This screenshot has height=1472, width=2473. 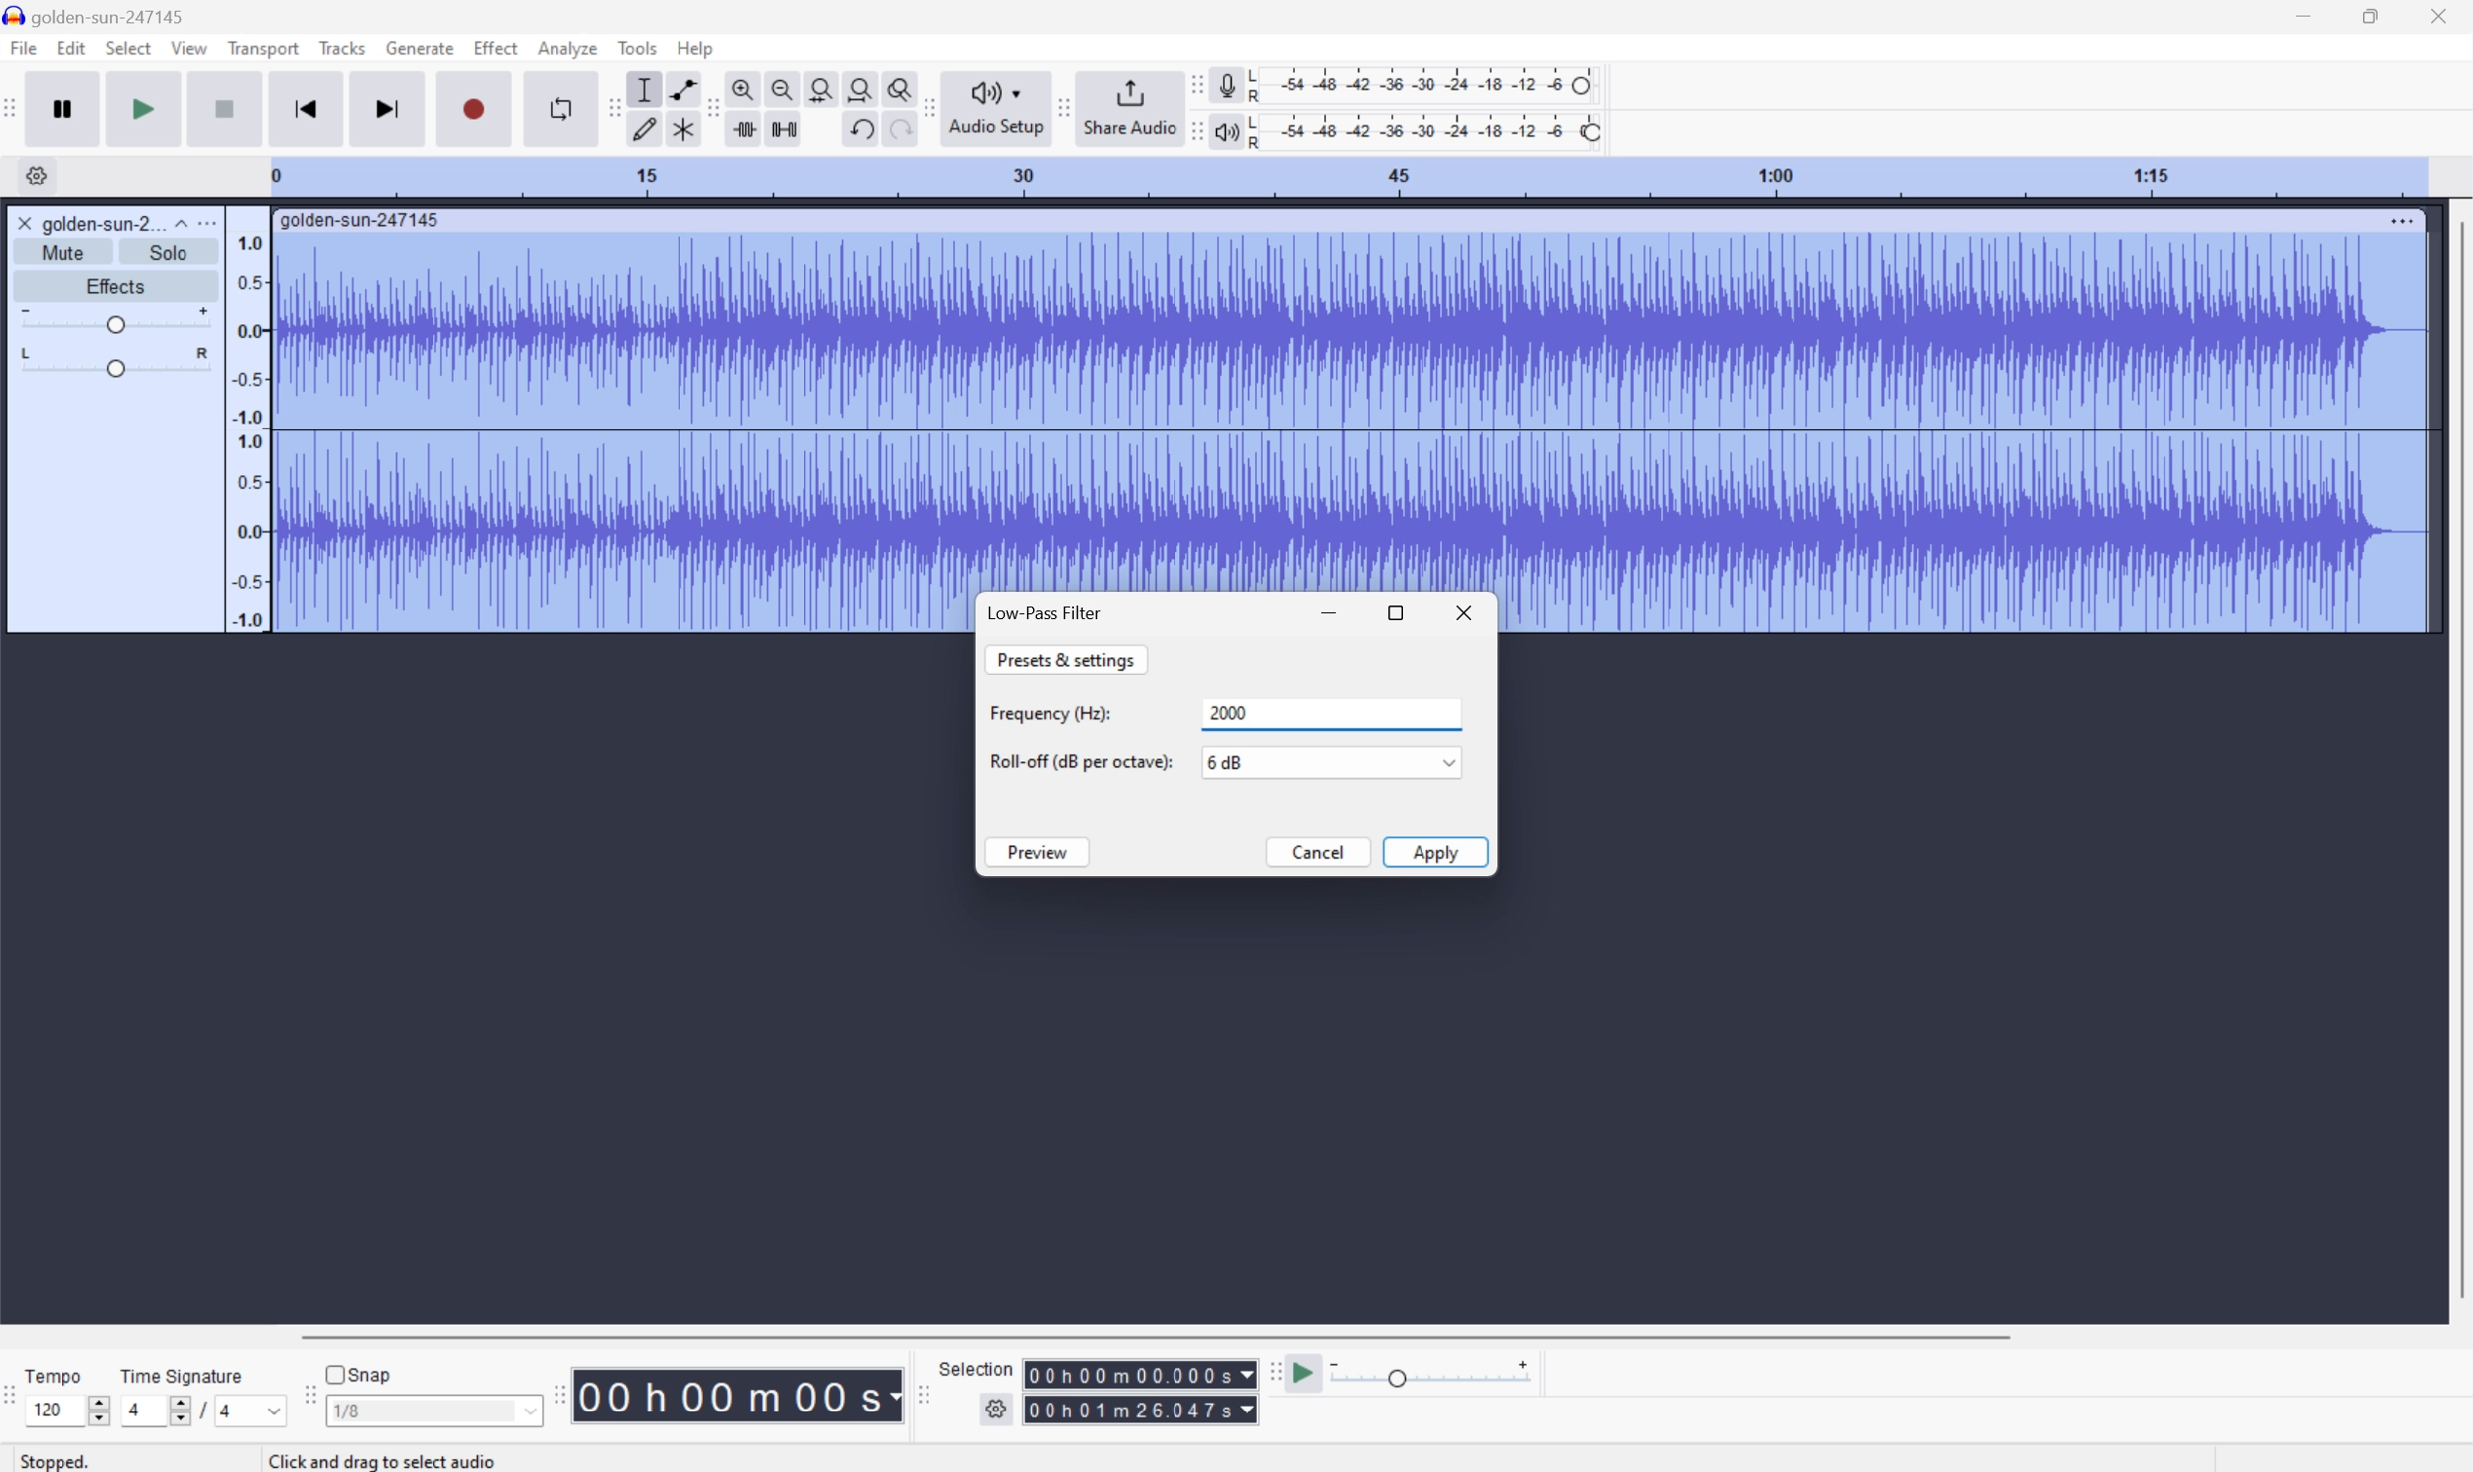 What do you see at coordinates (1306, 1374) in the screenshot?
I see `Play at speed` at bounding box center [1306, 1374].